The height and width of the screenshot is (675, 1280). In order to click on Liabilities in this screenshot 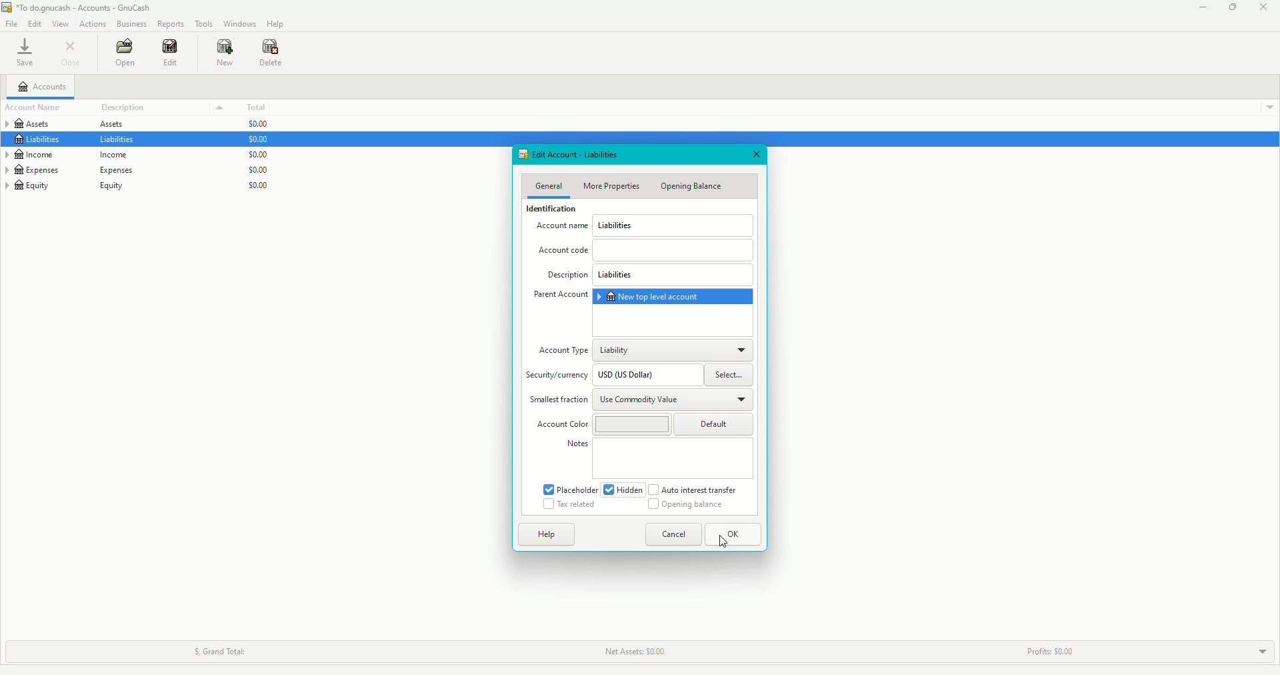, I will do `click(673, 225)`.